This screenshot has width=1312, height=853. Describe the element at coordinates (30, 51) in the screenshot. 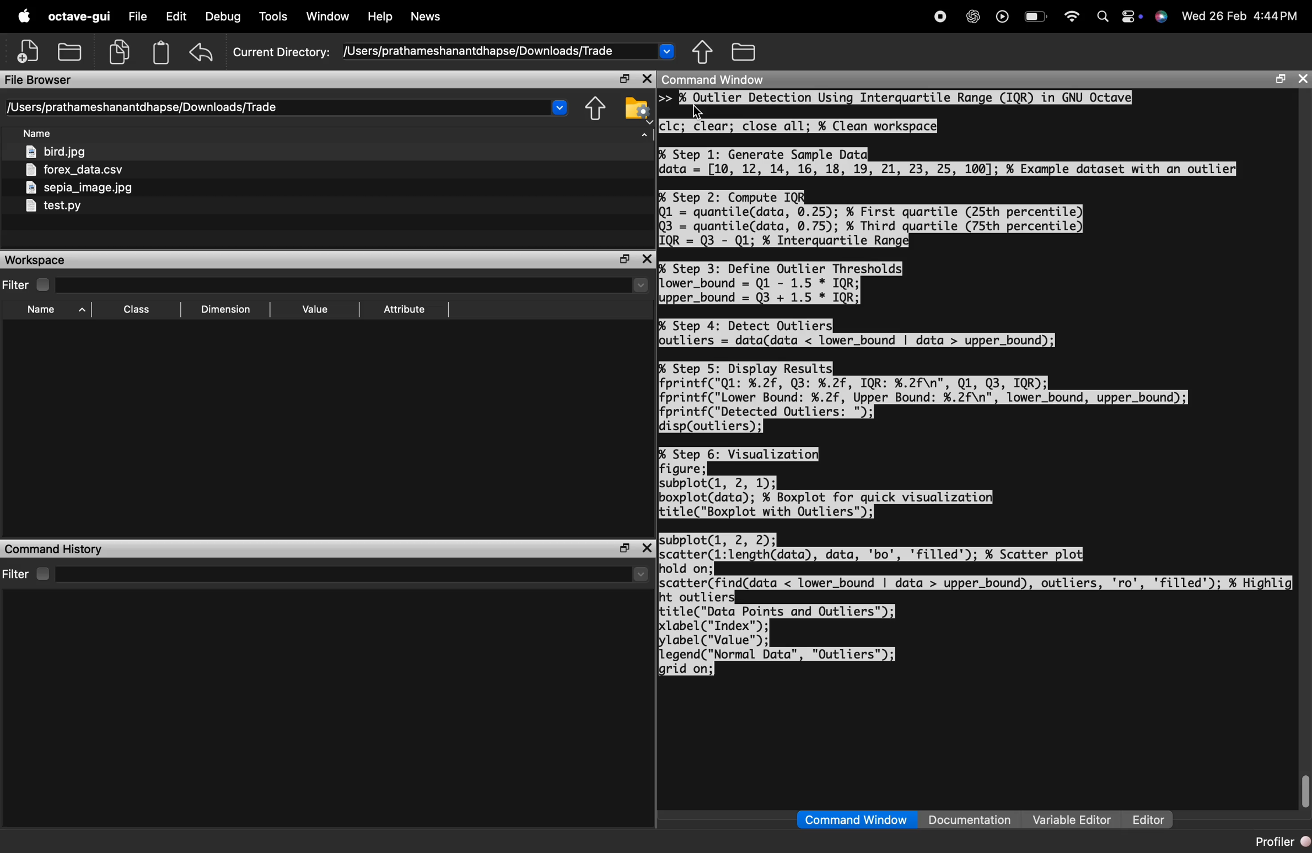

I see `add file` at that location.